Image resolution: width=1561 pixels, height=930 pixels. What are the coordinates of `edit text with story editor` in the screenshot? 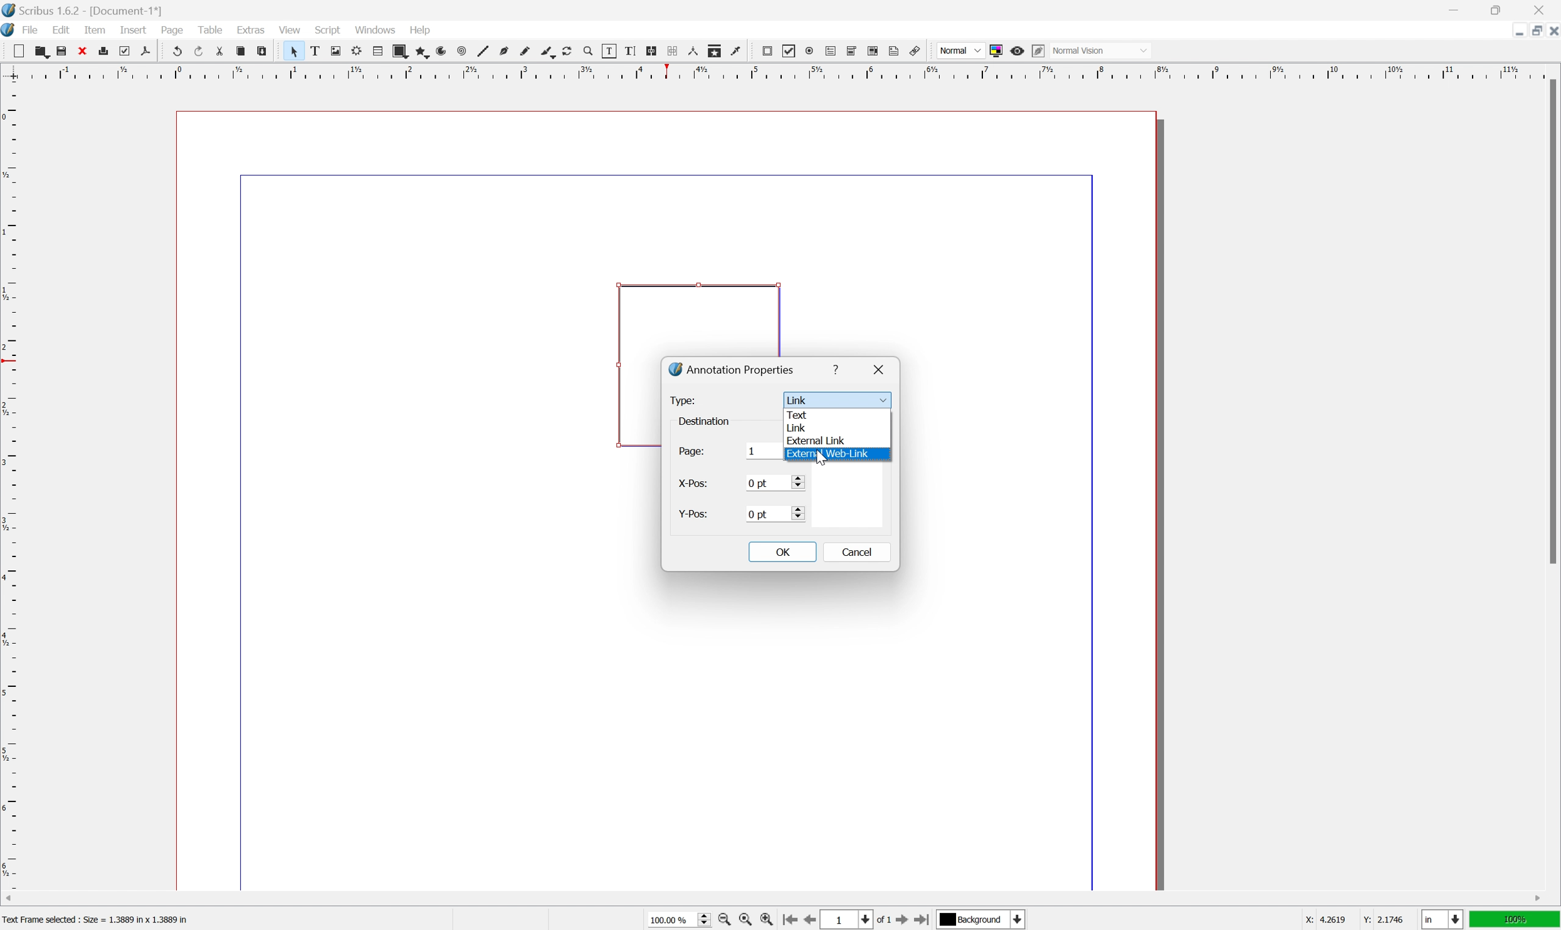 It's located at (630, 51).